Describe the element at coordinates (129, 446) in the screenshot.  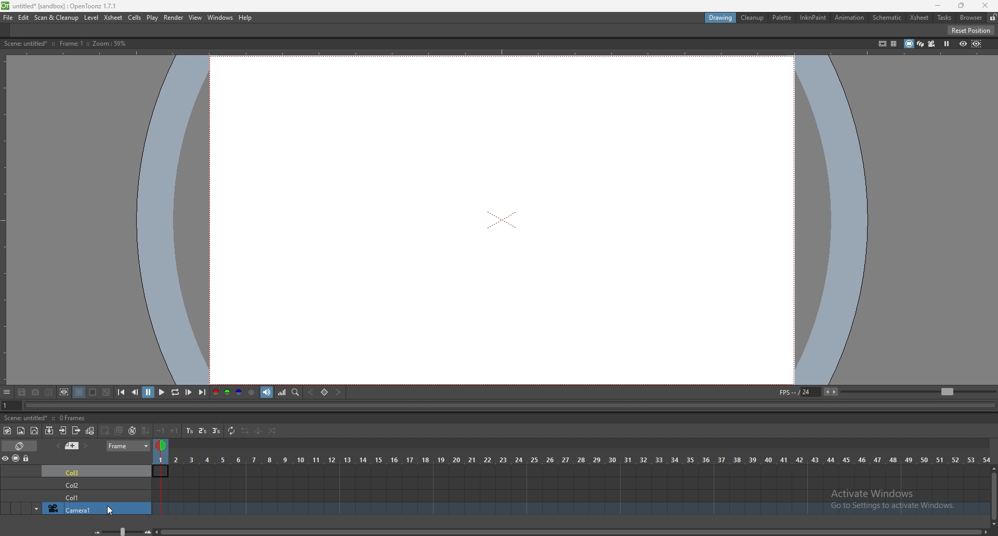
I see `frame` at that location.